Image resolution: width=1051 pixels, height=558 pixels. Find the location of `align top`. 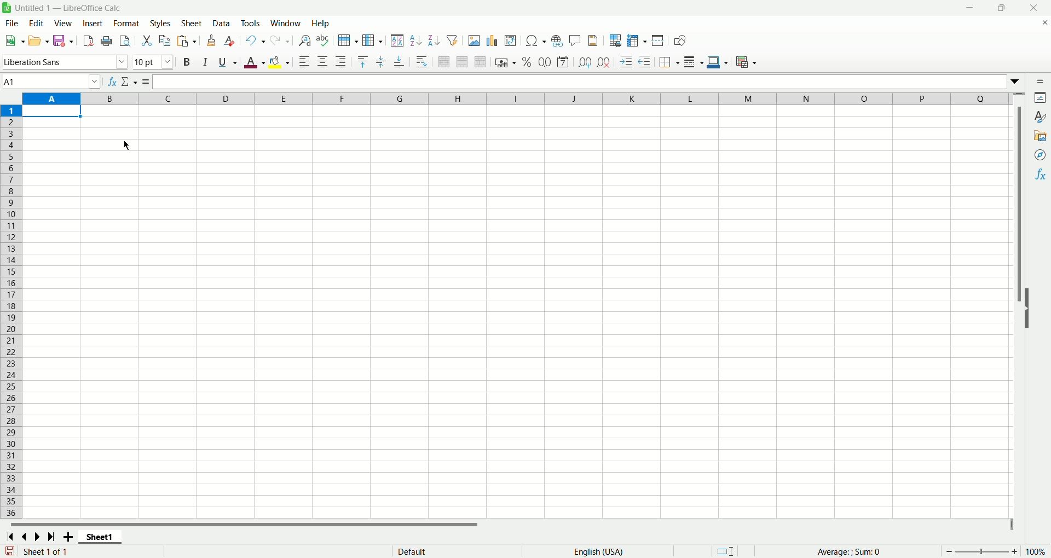

align top is located at coordinates (362, 61).